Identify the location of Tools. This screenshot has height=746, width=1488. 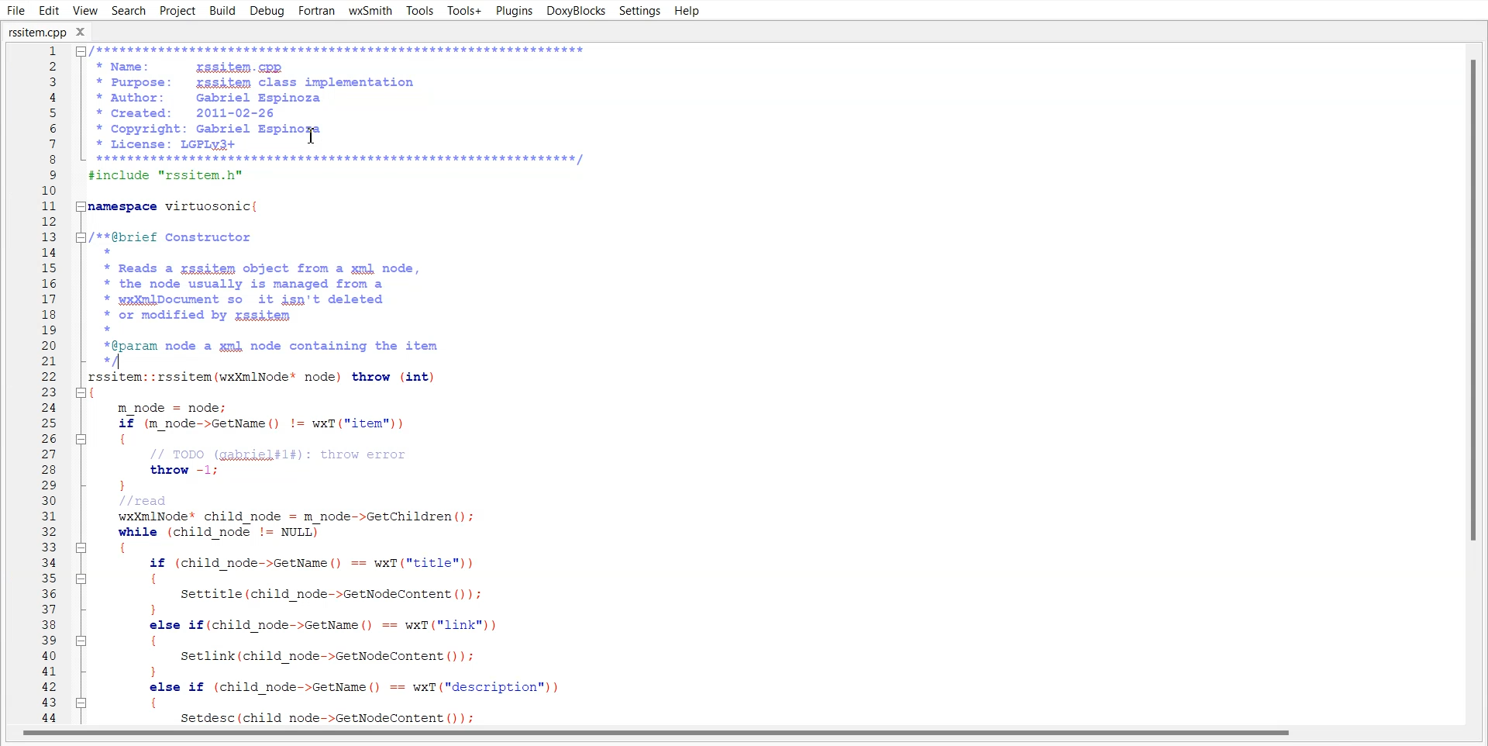
(419, 12).